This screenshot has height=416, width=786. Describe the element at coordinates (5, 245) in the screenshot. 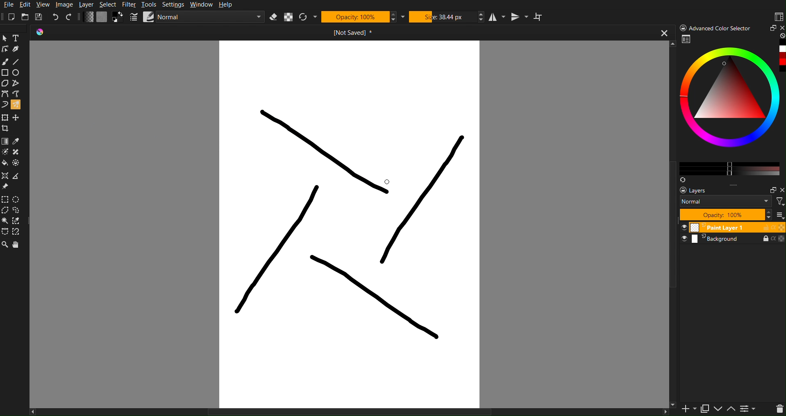

I see `Zoom` at that location.